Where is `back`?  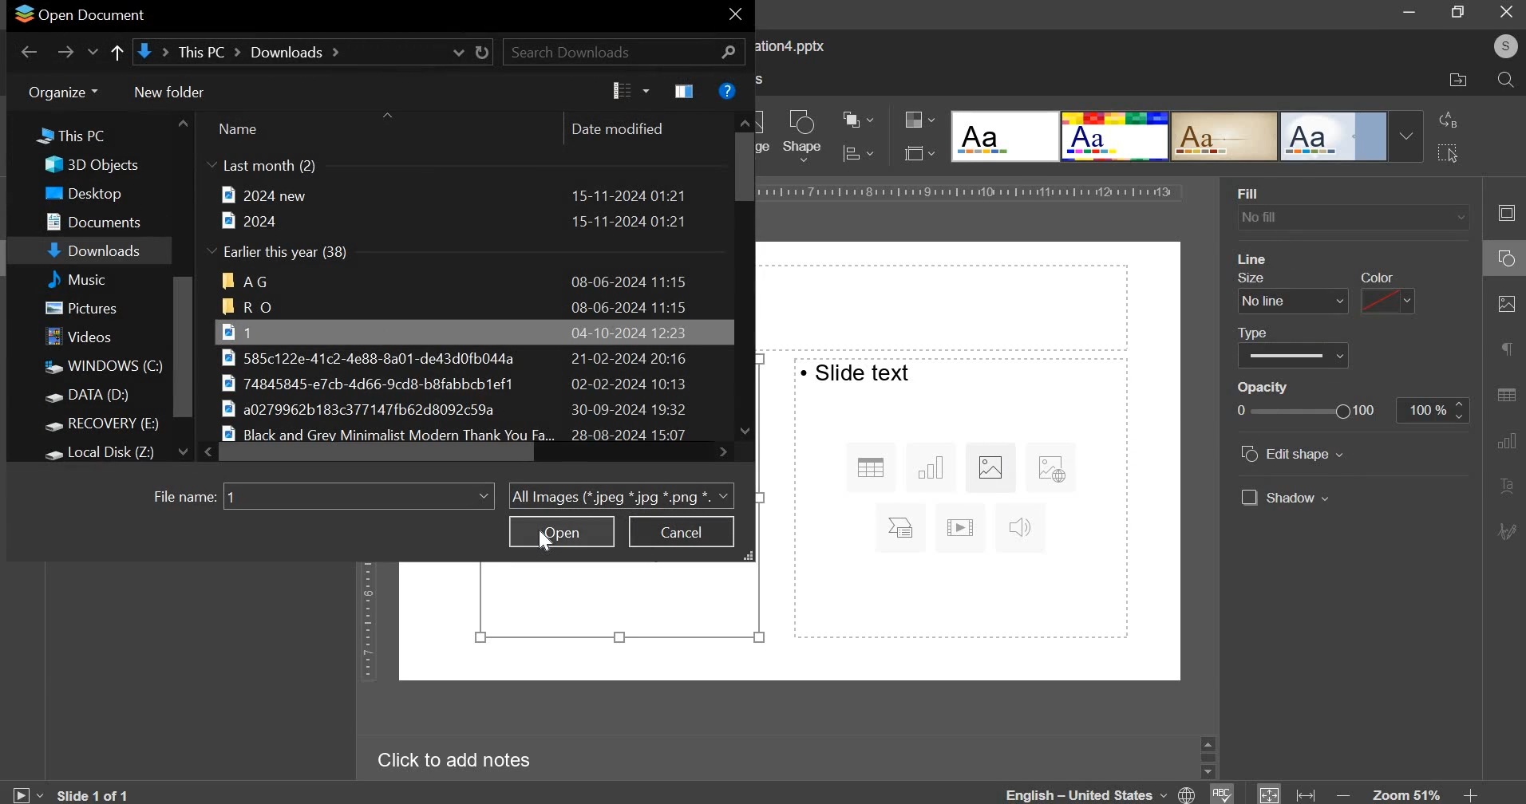 back is located at coordinates (30, 52).